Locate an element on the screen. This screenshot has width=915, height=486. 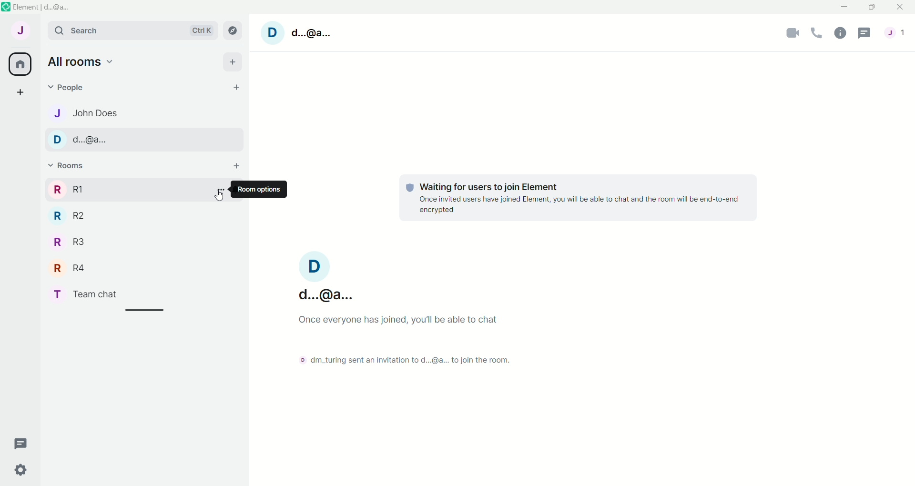
add is located at coordinates (231, 62).